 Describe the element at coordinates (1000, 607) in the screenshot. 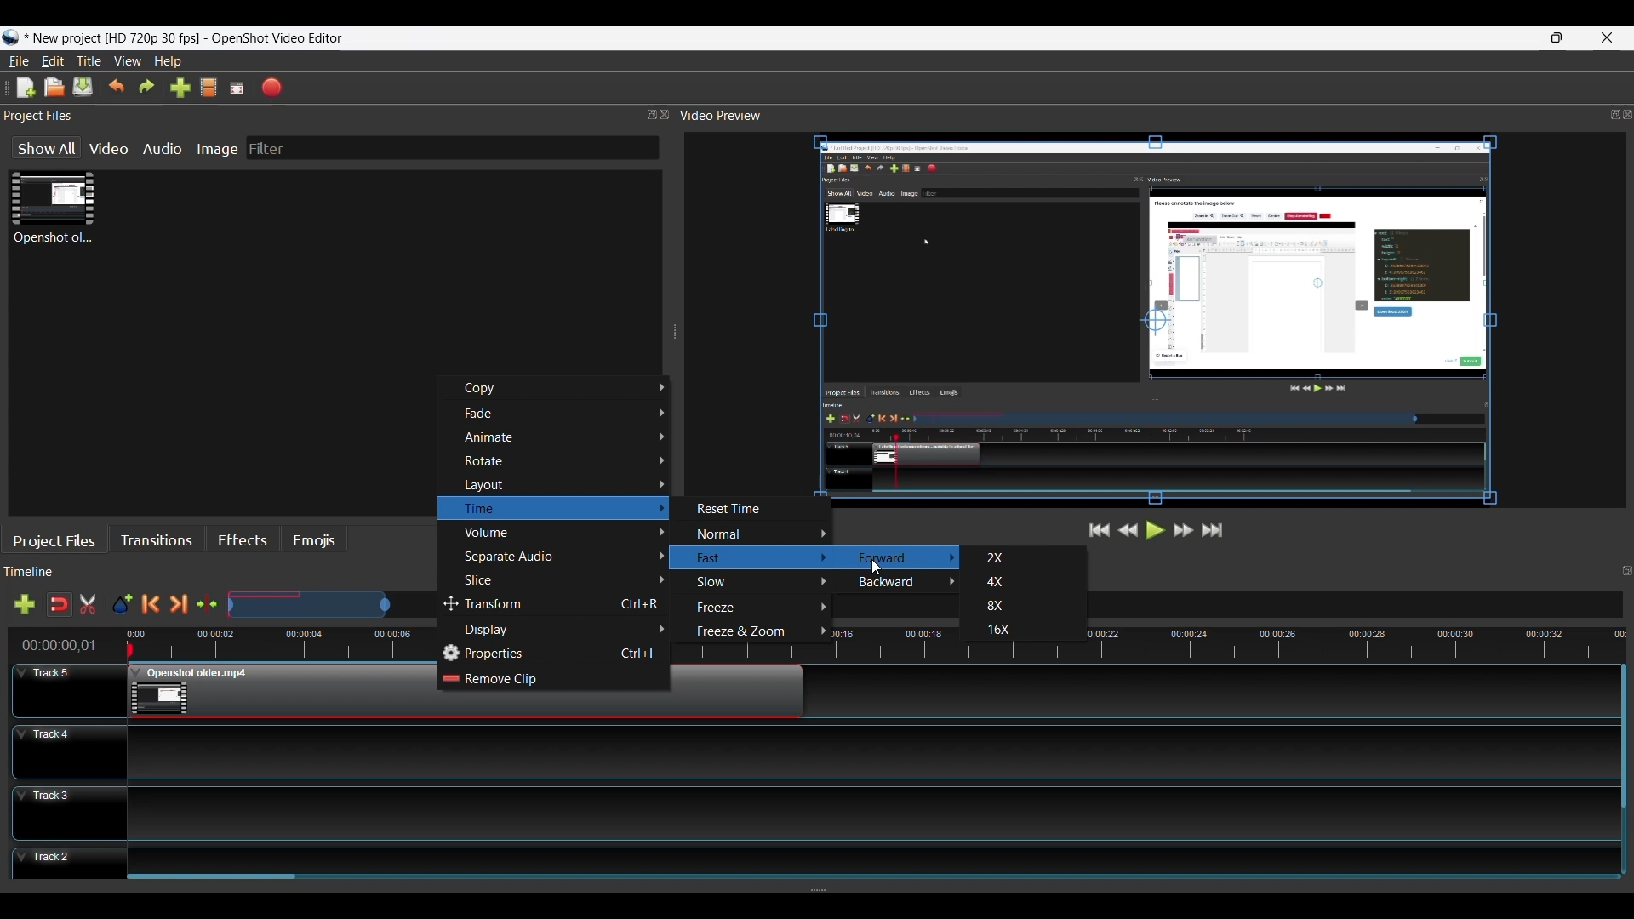

I see `8X` at that location.